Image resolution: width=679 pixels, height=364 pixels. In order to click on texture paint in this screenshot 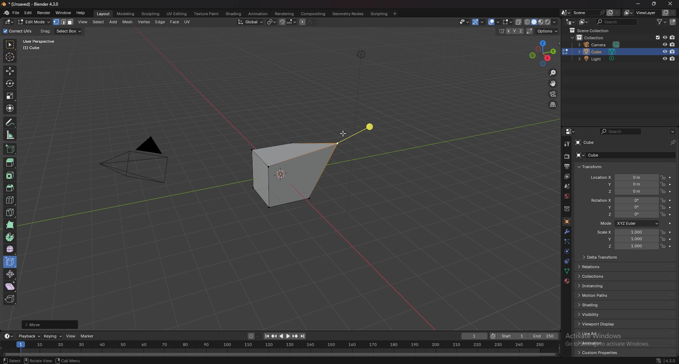, I will do `click(206, 14)`.